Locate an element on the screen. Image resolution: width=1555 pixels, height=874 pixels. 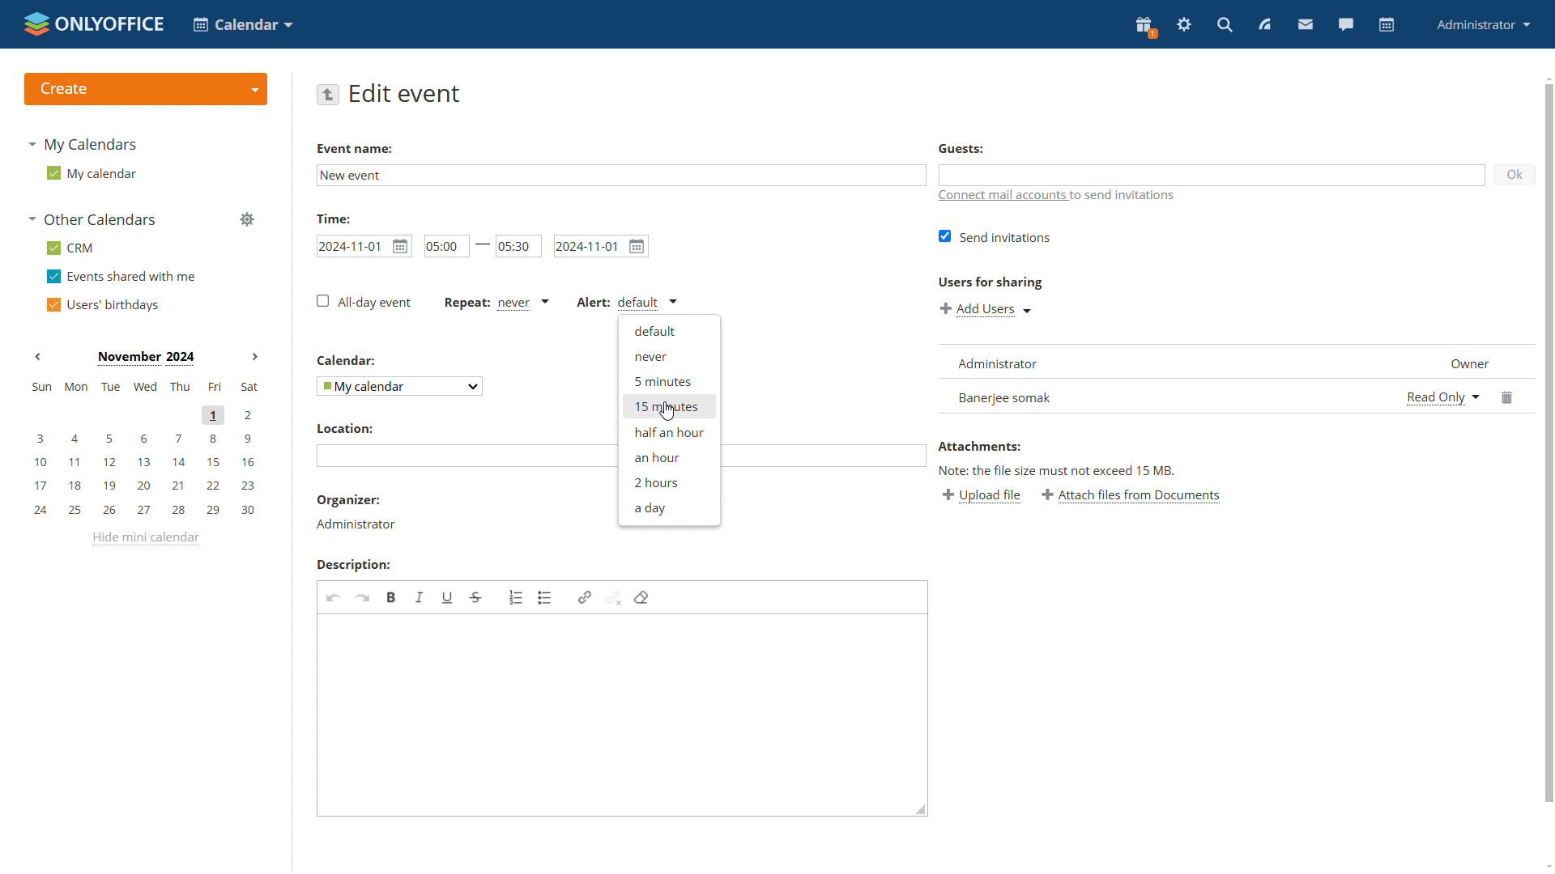
organiser is located at coordinates (348, 501).